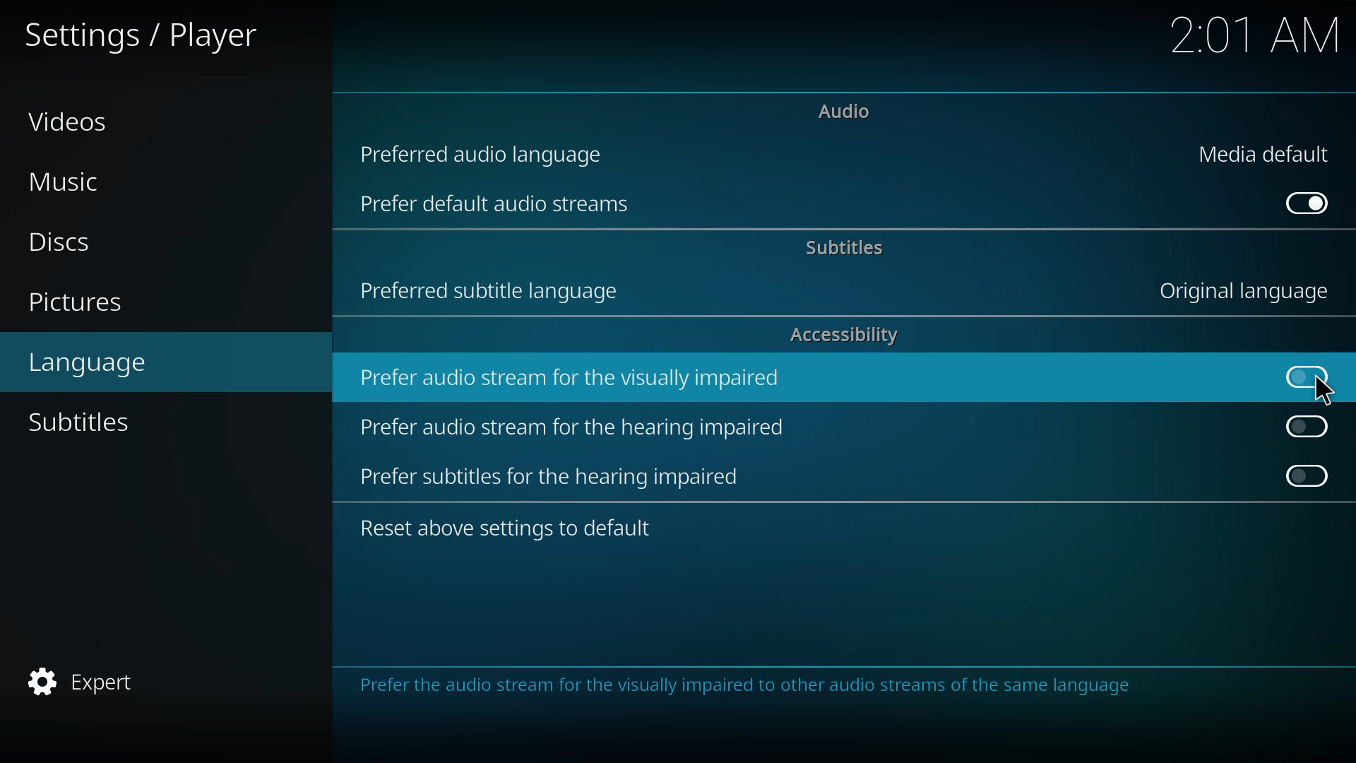  I want to click on click to enable, so click(1307, 376).